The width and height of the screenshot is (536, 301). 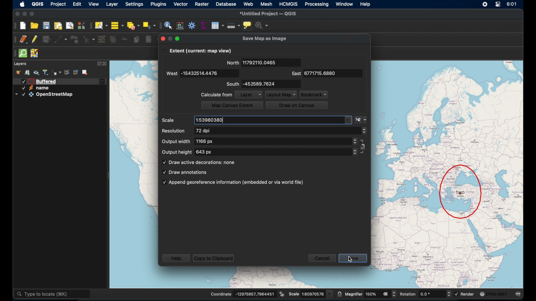 What do you see at coordinates (232, 62) in the screenshot?
I see `north` at bounding box center [232, 62].